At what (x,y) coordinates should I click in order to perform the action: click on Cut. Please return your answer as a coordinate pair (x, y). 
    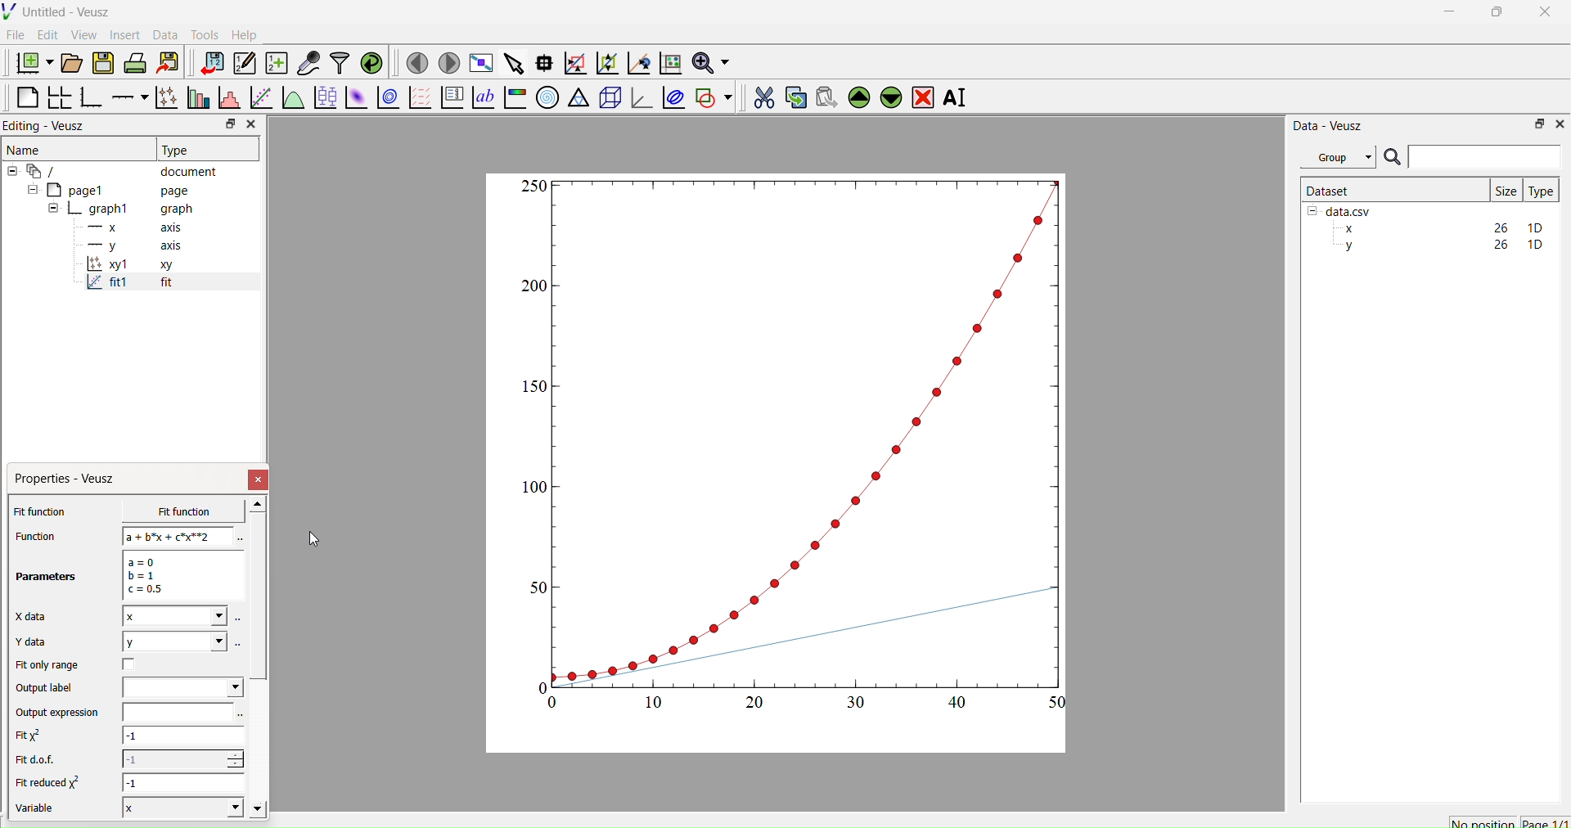
    Looking at the image, I should click on (758, 95).